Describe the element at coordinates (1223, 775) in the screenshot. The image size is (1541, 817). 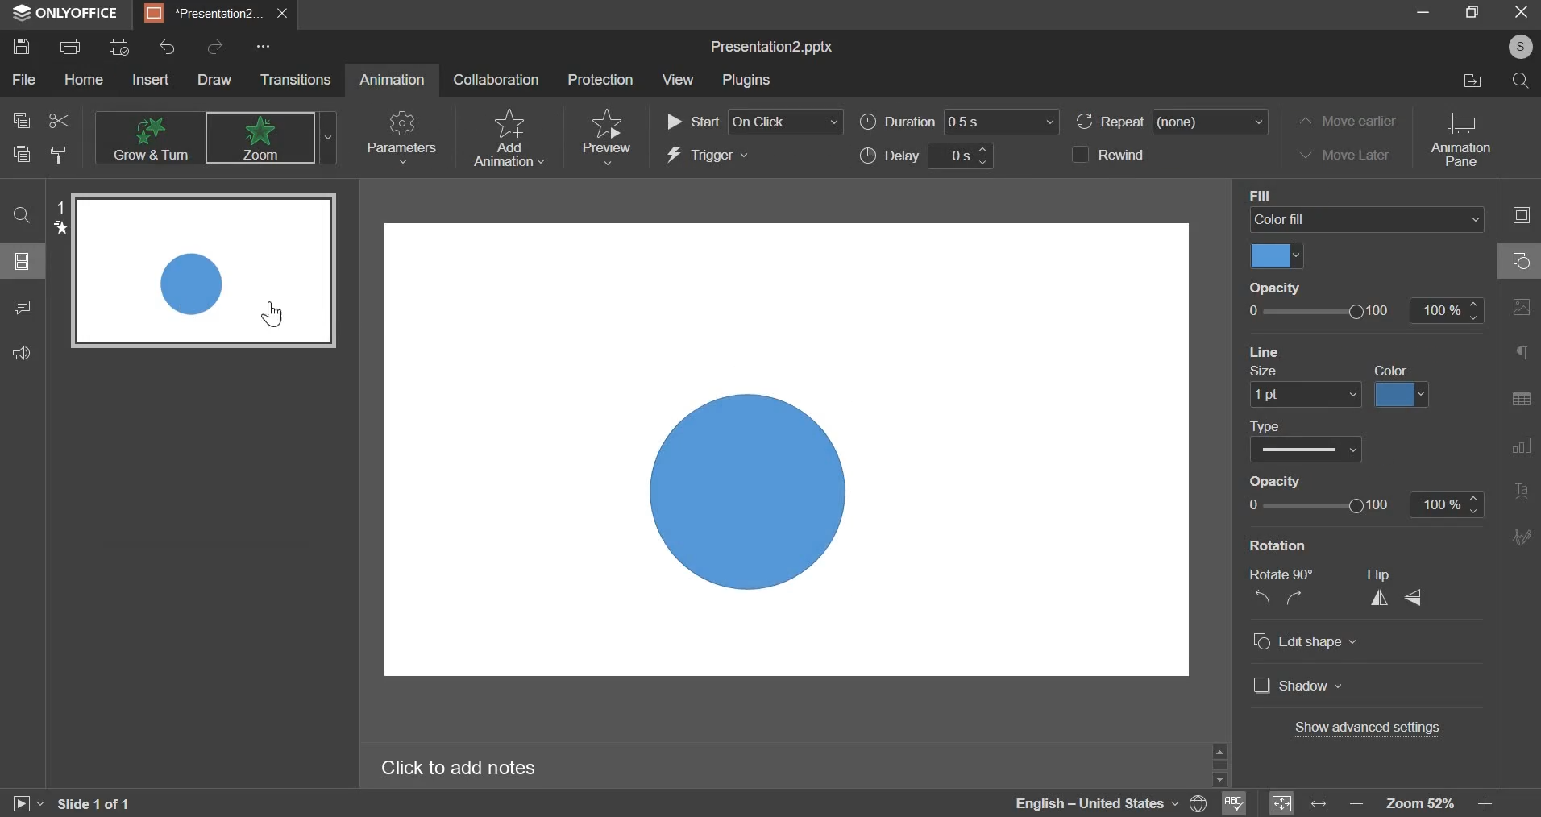
I see `` at that location.